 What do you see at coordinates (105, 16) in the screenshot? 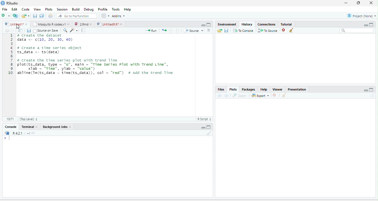
I see `Workspace panes` at bounding box center [105, 16].